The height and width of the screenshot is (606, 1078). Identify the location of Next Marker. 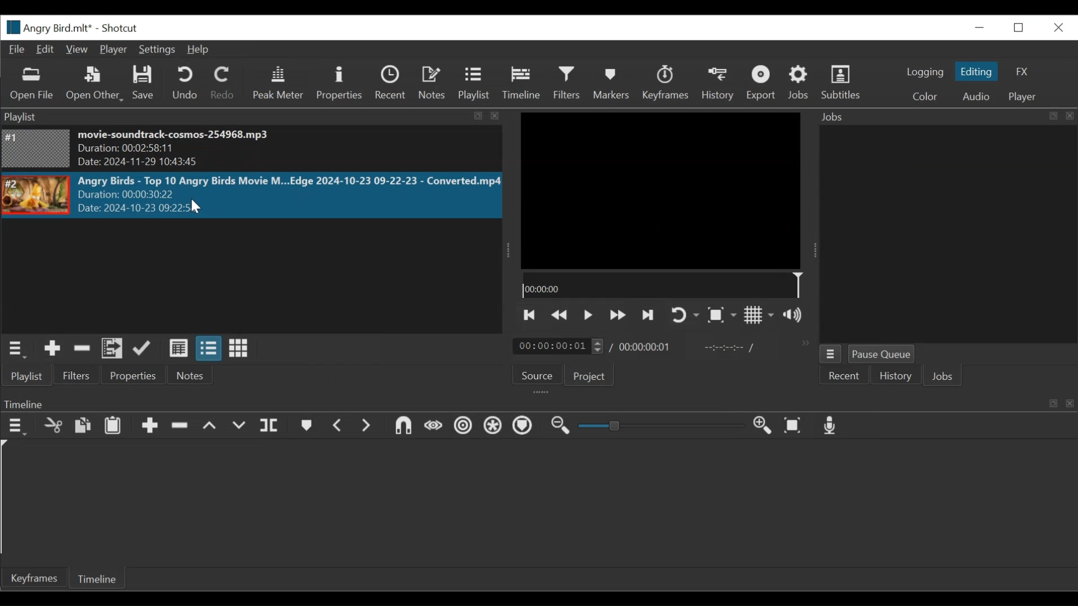
(364, 426).